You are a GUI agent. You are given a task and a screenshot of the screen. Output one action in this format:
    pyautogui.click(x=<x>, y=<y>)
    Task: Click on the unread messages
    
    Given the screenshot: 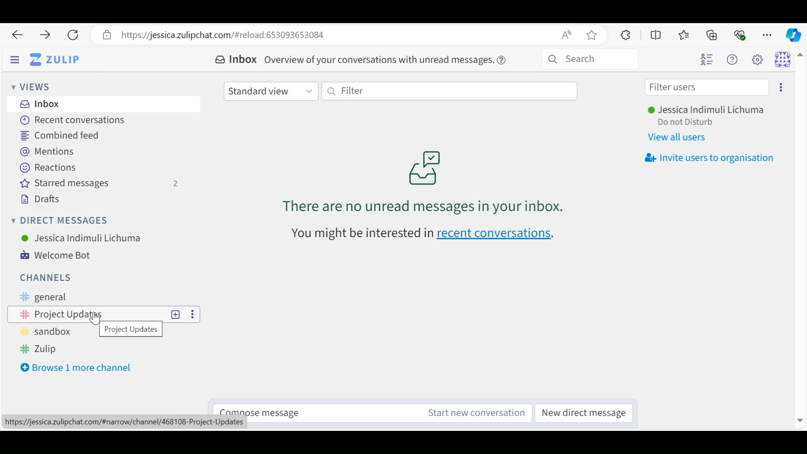 What is the action you would take?
    pyautogui.click(x=422, y=182)
    